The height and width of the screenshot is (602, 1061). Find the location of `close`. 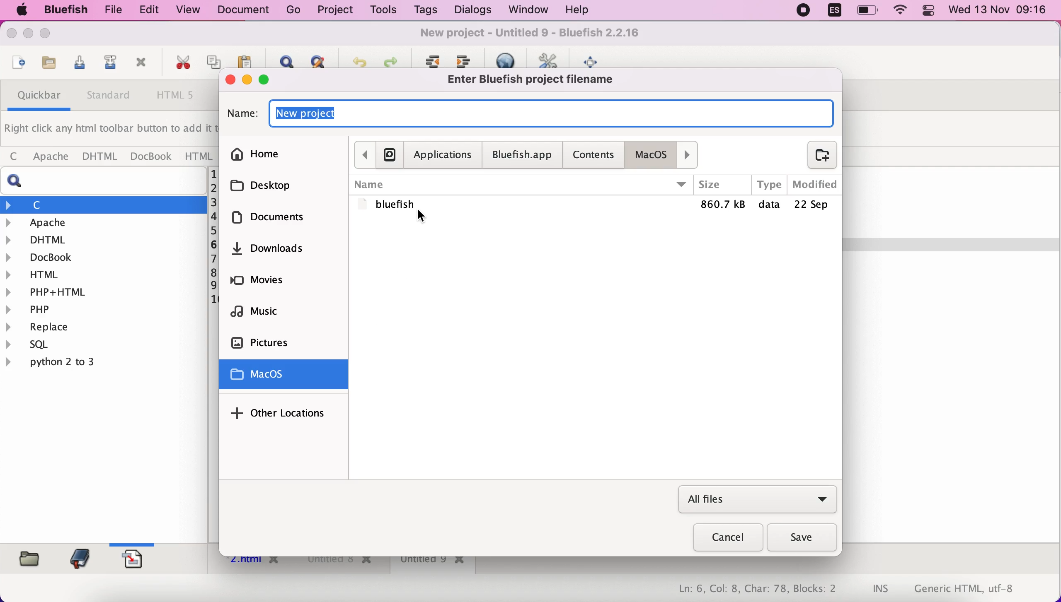

close is located at coordinates (14, 35).